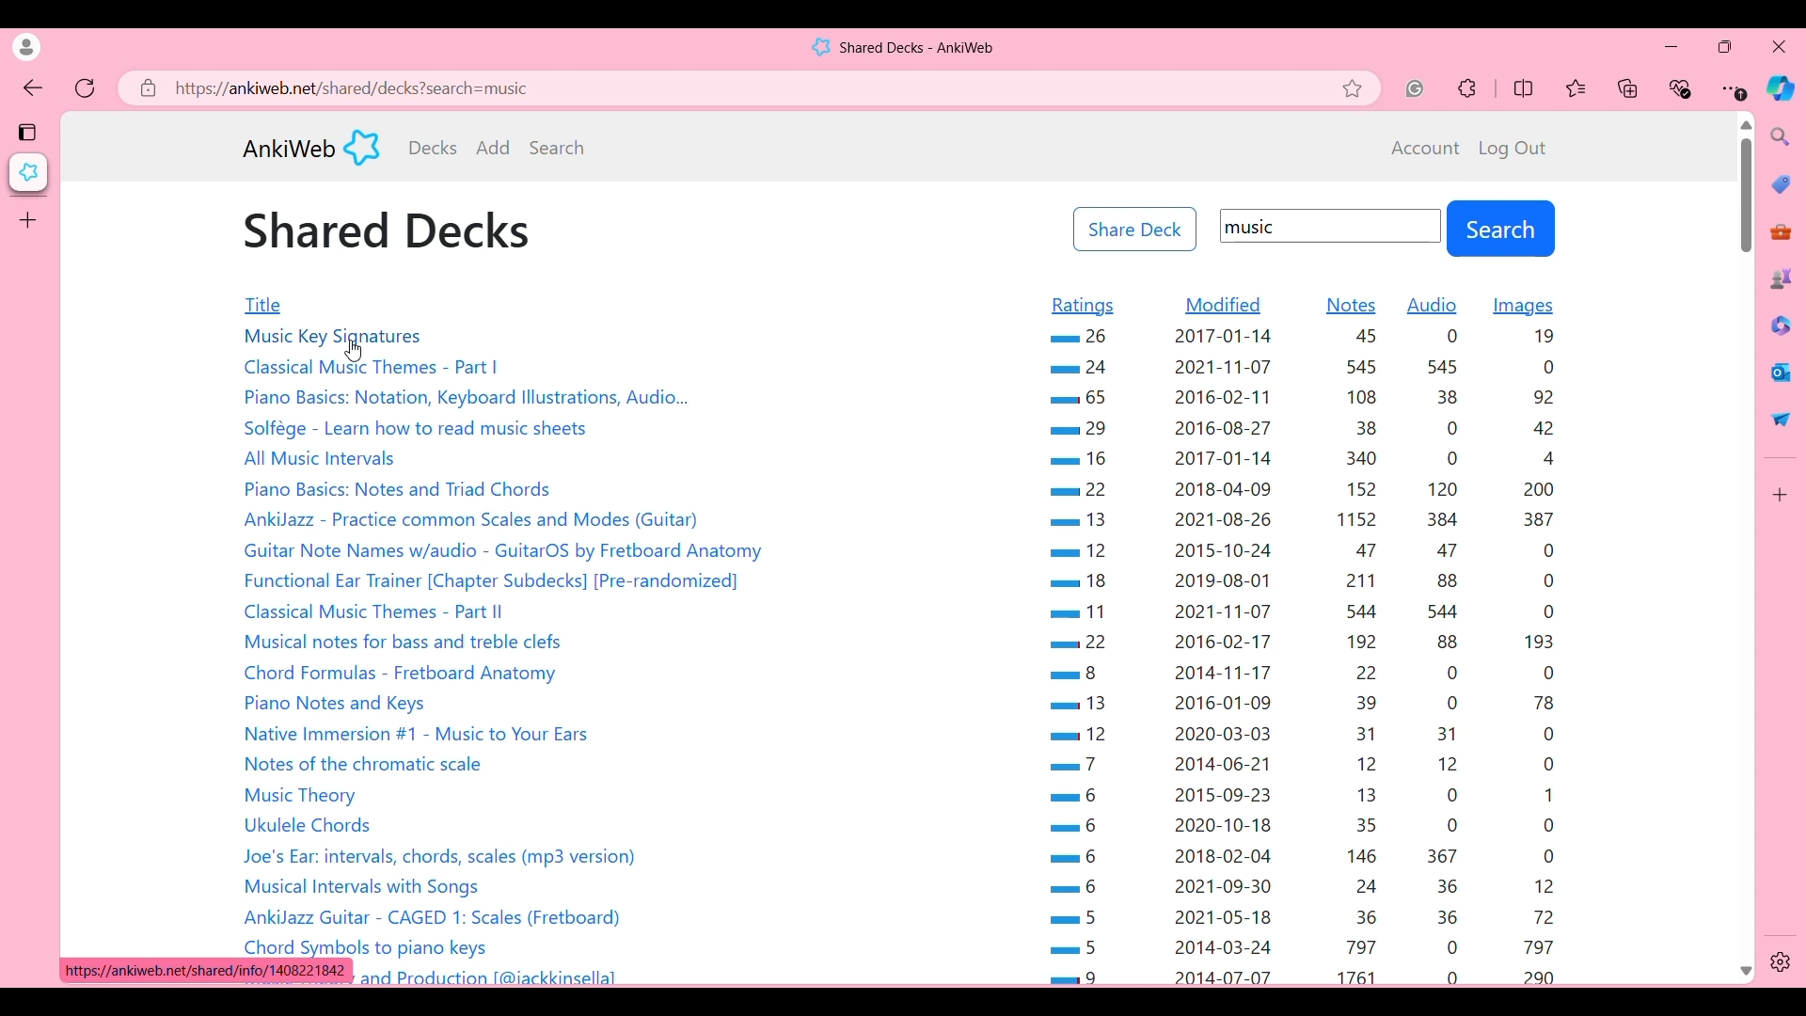 This screenshot has height=1016, width=1806. Describe the element at coordinates (375, 370) in the screenshot. I see `Classical Music Themes - Part |` at that location.